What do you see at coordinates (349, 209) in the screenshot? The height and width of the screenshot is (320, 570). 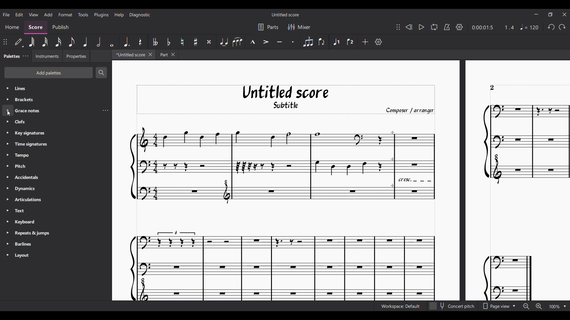 I see `Current score` at bounding box center [349, 209].